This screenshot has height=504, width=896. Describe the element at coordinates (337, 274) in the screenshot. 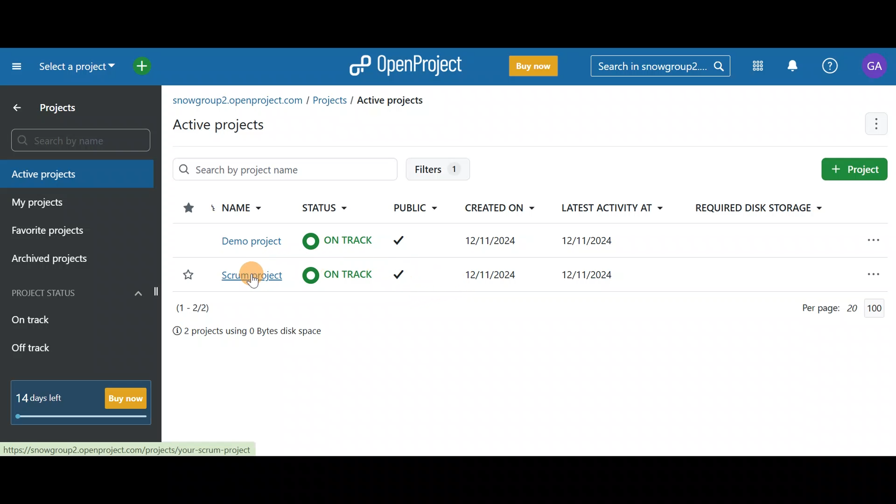

I see `on track` at that location.